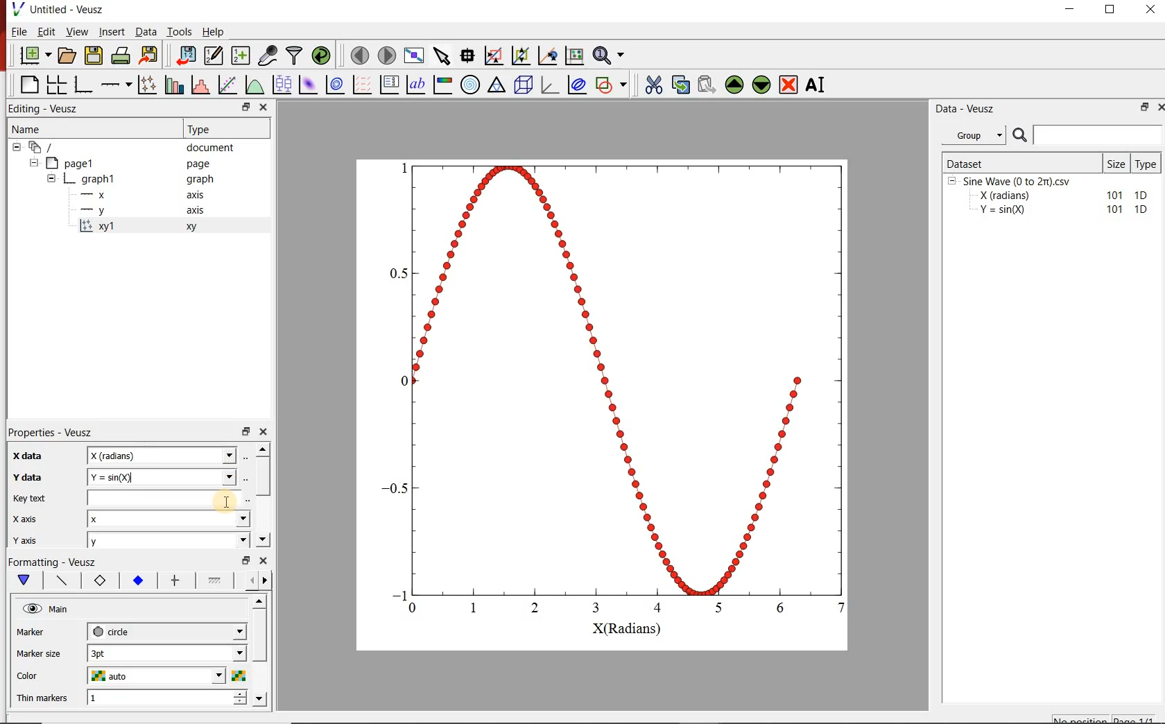 This screenshot has width=1165, height=724. Describe the element at coordinates (548, 53) in the screenshot. I see `click to recentre graph` at that location.